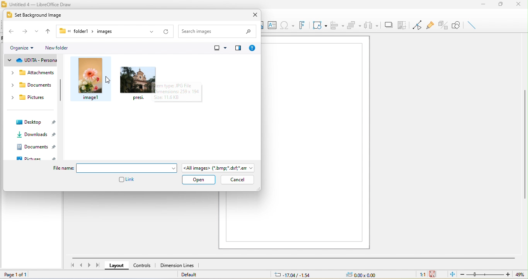 The height and width of the screenshot is (279, 528). I want to click on help, so click(252, 50).